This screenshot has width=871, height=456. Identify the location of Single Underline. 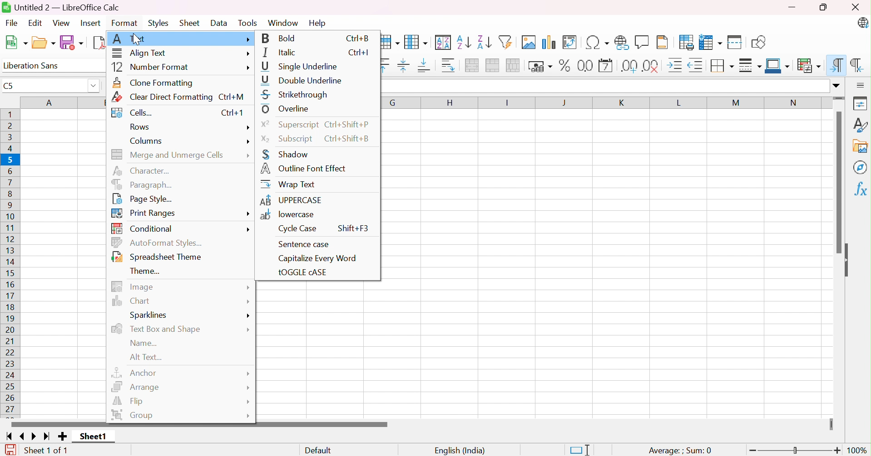
(302, 67).